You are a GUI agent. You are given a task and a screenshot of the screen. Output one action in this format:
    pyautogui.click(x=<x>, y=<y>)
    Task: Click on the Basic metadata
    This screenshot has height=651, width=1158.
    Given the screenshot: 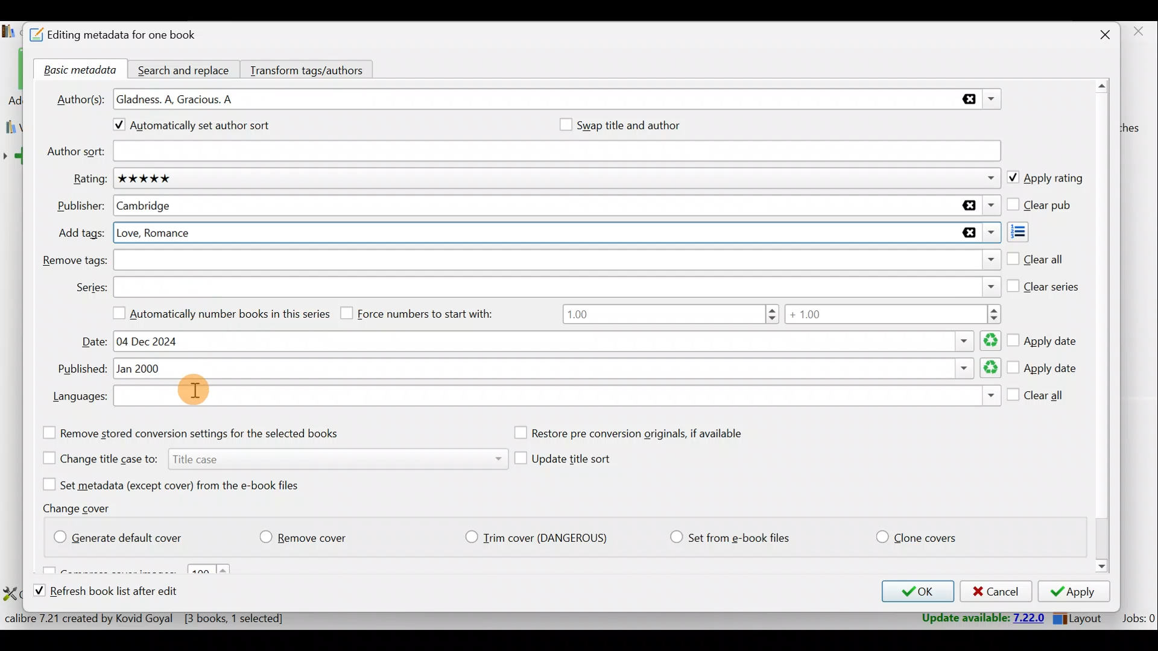 What is the action you would take?
    pyautogui.click(x=77, y=71)
    